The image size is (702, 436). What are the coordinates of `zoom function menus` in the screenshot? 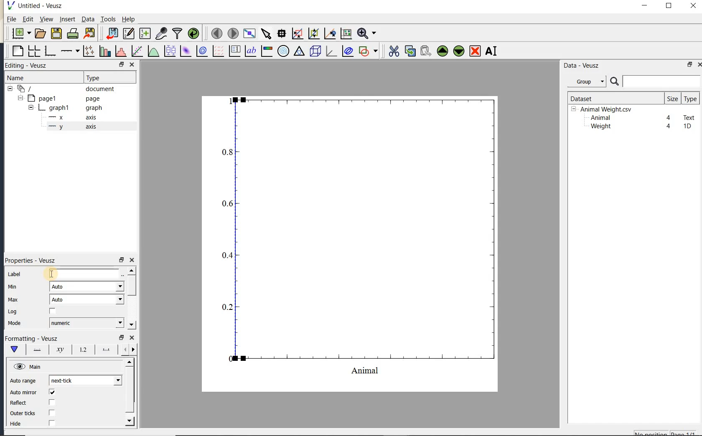 It's located at (366, 33).